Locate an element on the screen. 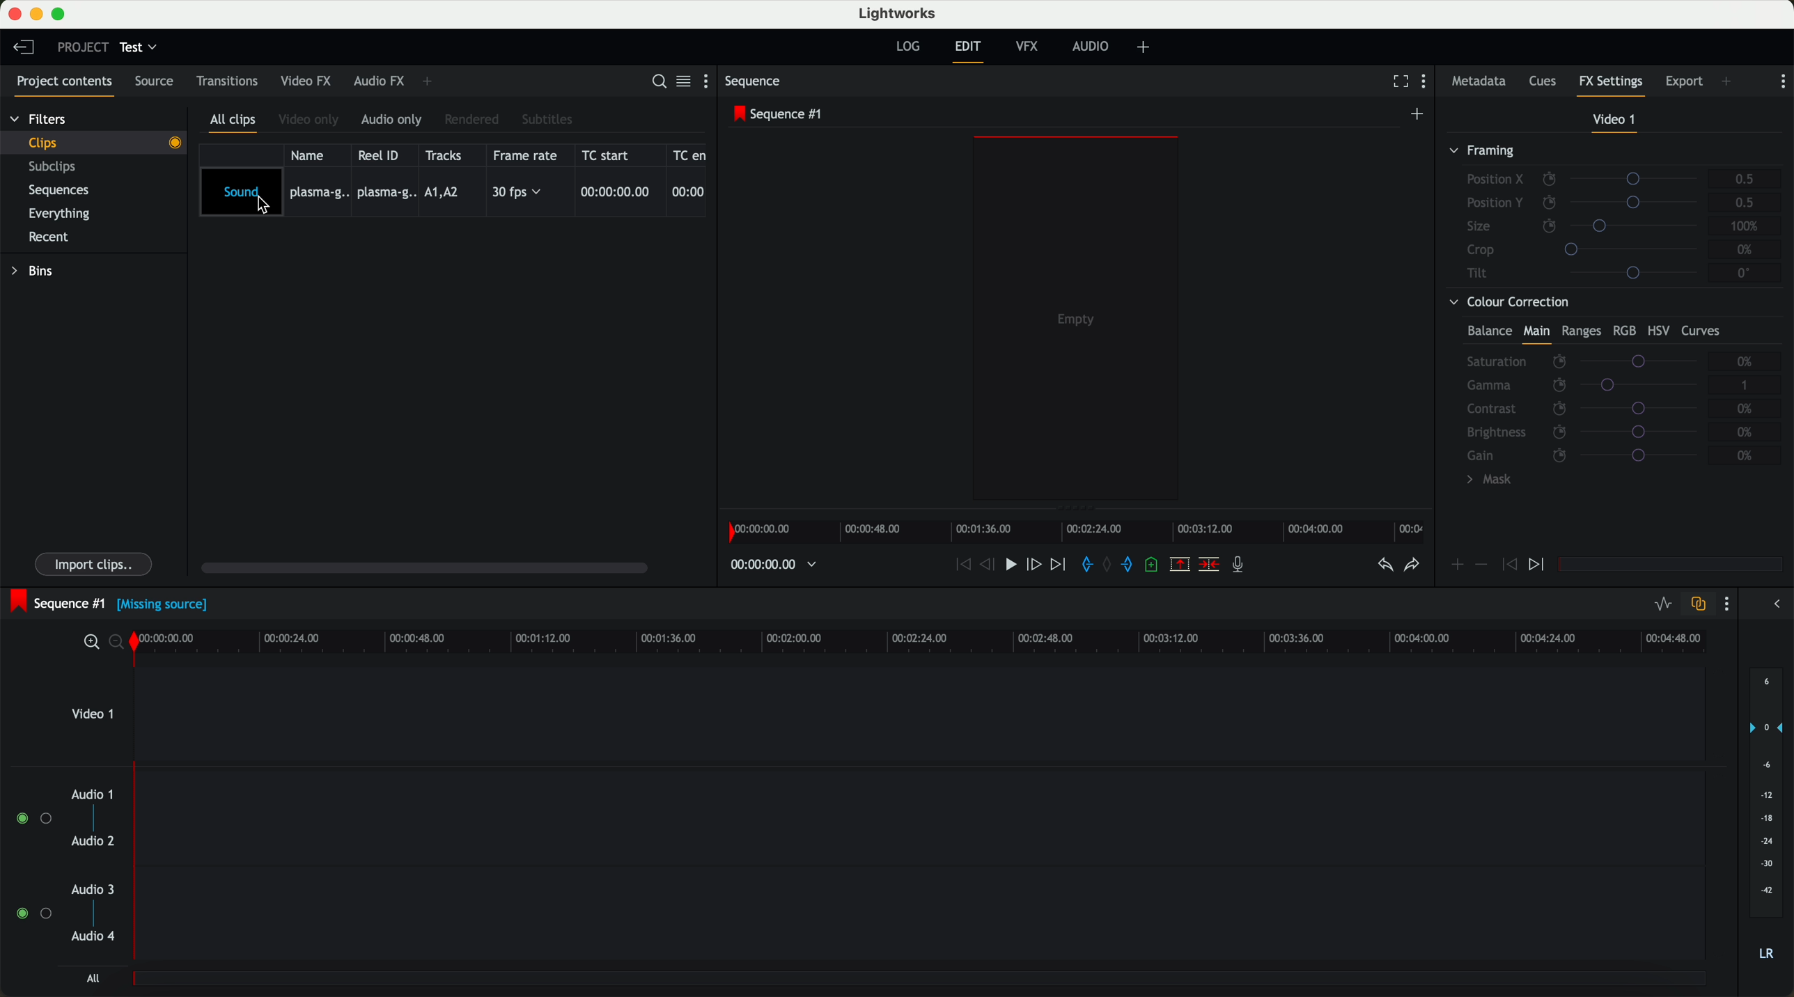 The width and height of the screenshot is (1794, 997). recent is located at coordinates (47, 236).